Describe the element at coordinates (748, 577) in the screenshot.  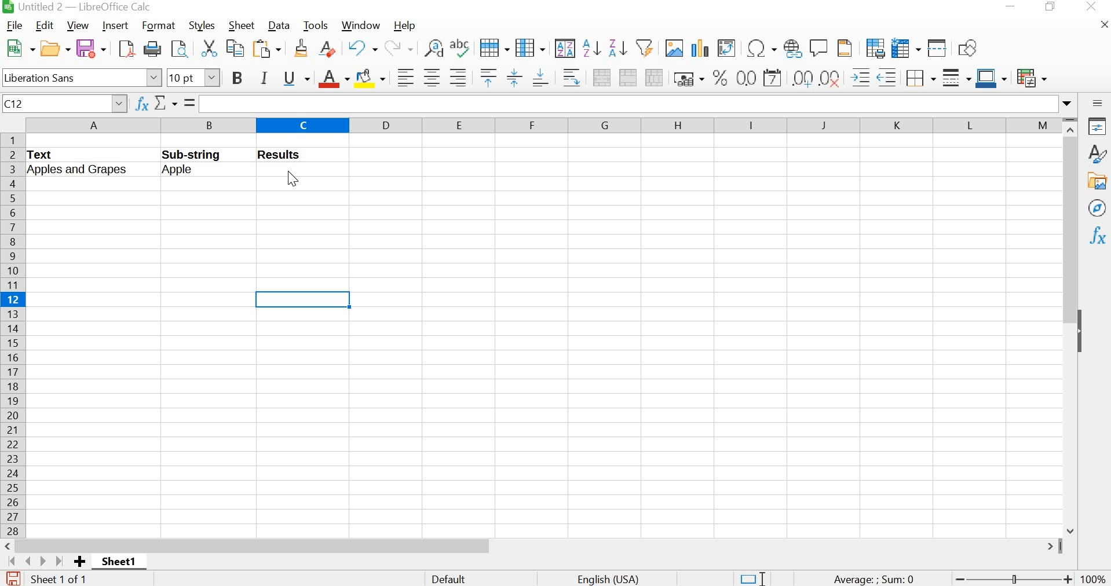
I see `standard selection` at that location.